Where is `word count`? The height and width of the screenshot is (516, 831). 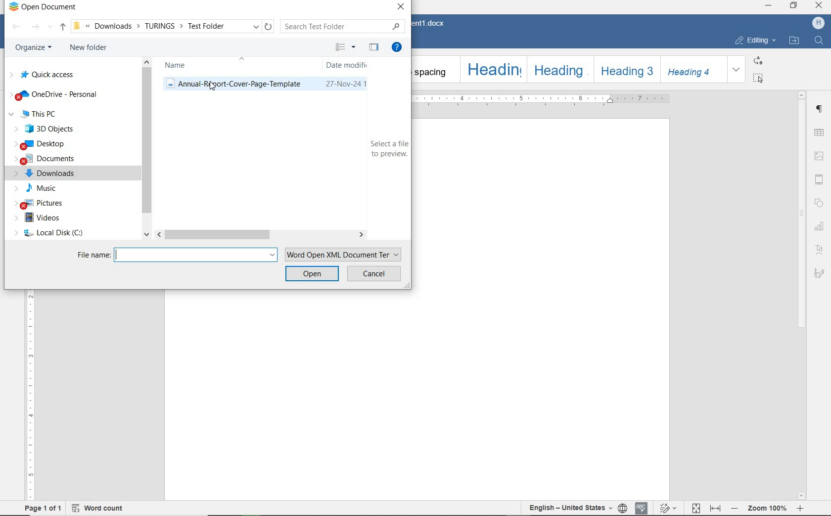 word count is located at coordinates (104, 509).